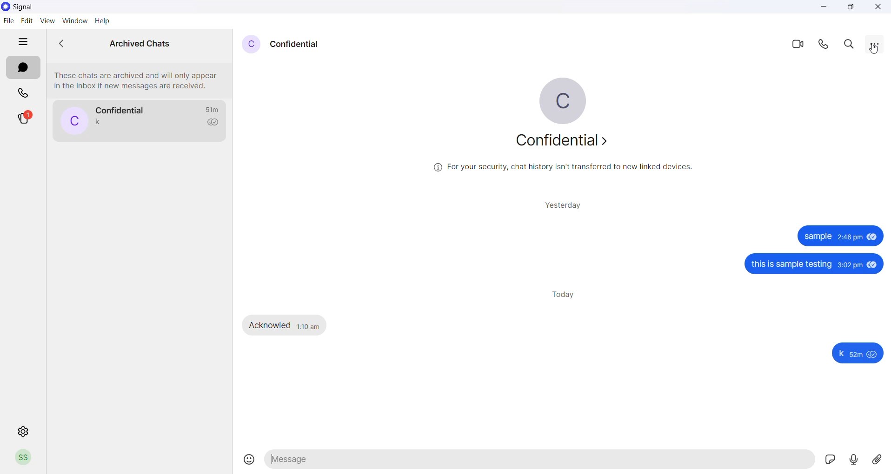 The width and height of the screenshot is (891, 474). What do you see at coordinates (23, 68) in the screenshot?
I see `chats` at bounding box center [23, 68].